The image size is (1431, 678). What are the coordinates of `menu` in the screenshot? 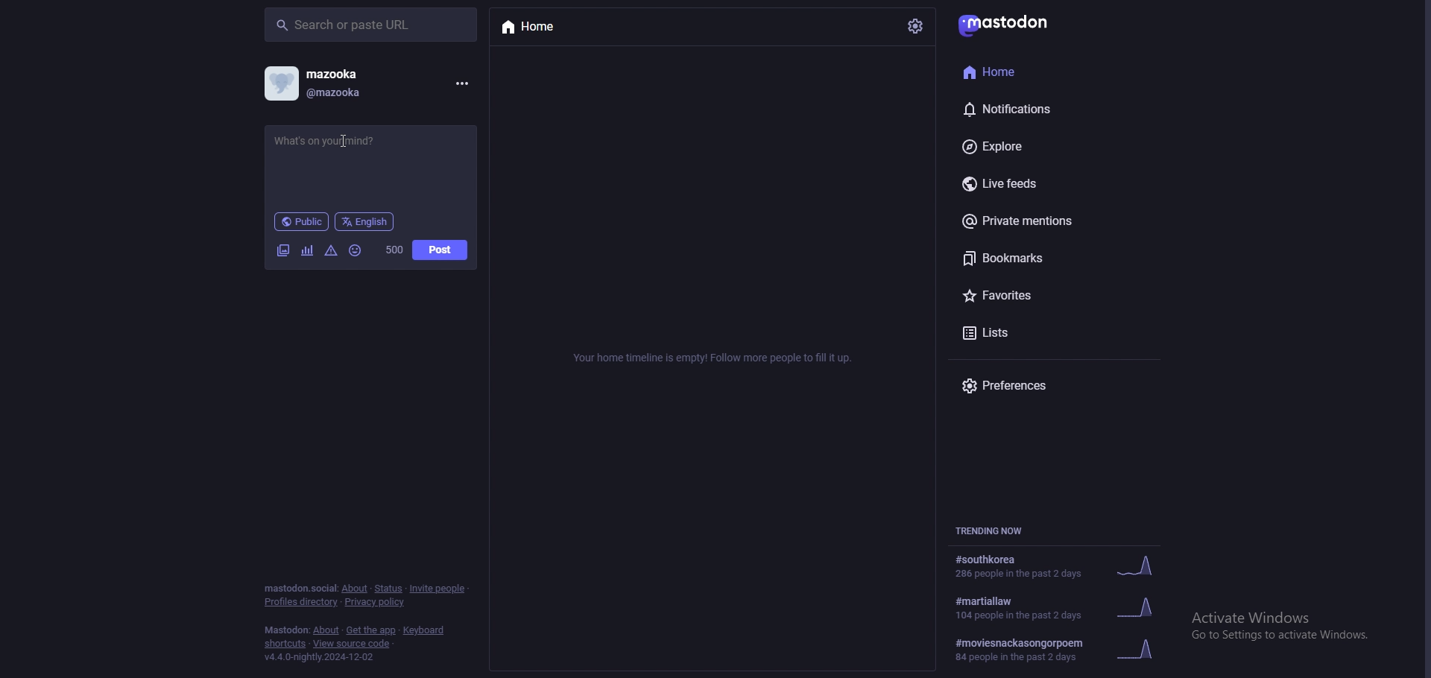 It's located at (461, 84).